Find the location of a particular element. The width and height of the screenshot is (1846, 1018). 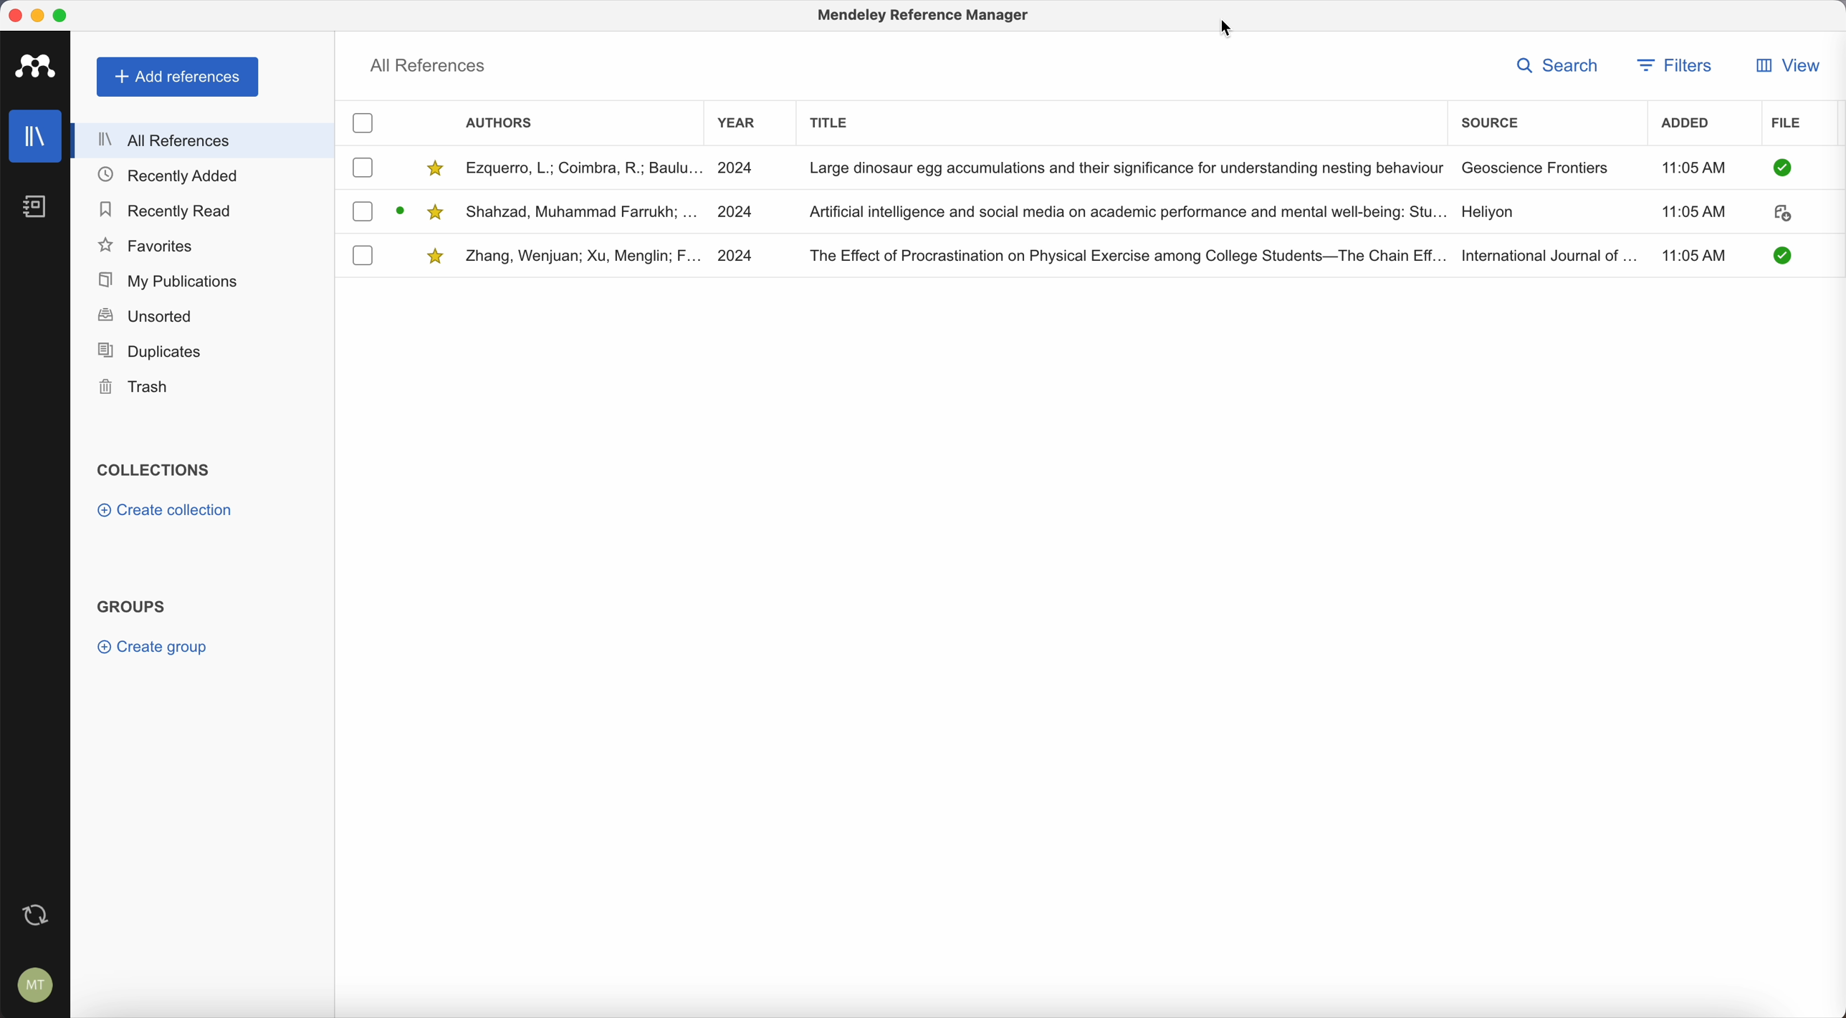

duplicates is located at coordinates (150, 351).